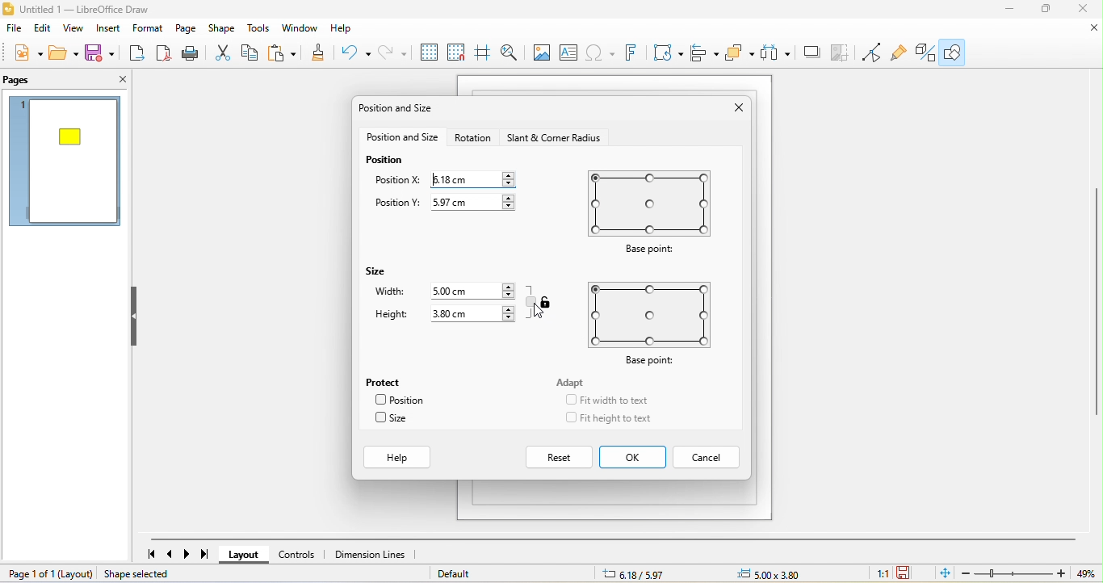 The image size is (1103, 583). What do you see at coordinates (208, 555) in the screenshot?
I see `last page` at bounding box center [208, 555].